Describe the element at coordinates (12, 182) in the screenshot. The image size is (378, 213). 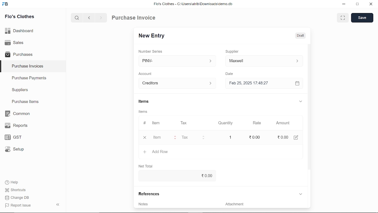
I see `Help` at that location.